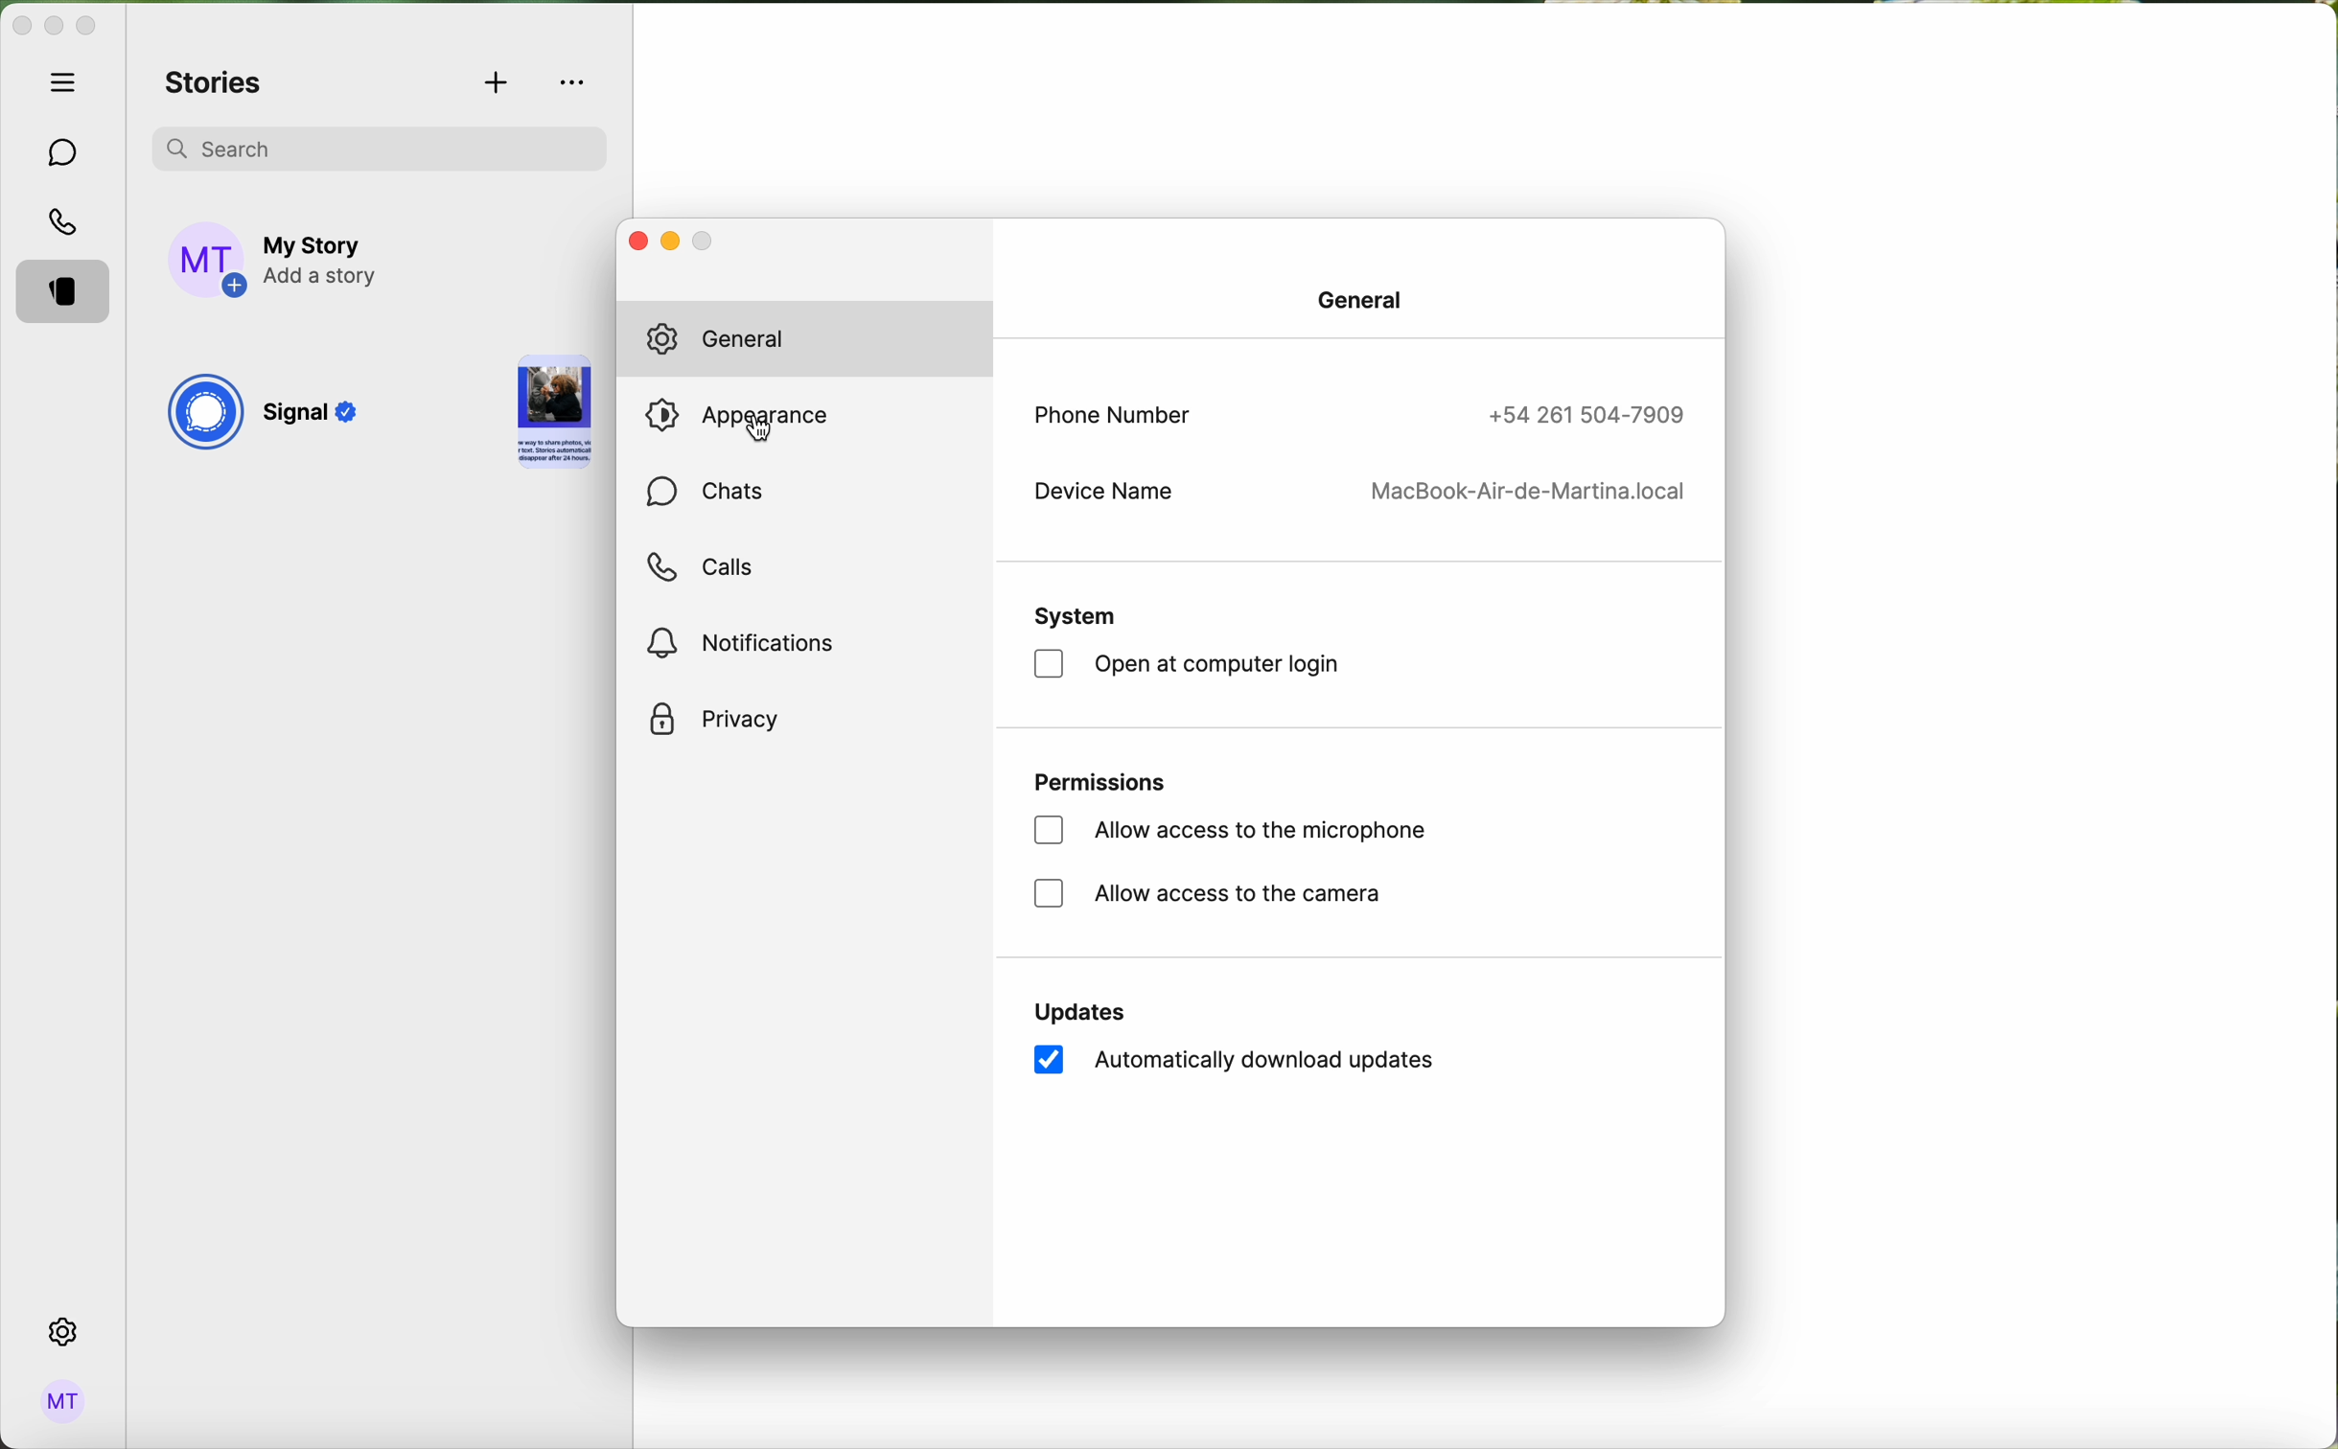  Describe the element at coordinates (634, 240) in the screenshot. I see `close window` at that location.